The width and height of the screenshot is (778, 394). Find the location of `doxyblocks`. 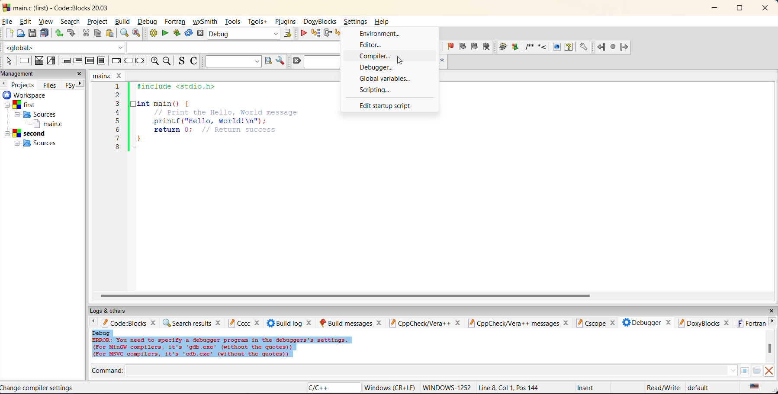

doxyblocks is located at coordinates (319, 21).